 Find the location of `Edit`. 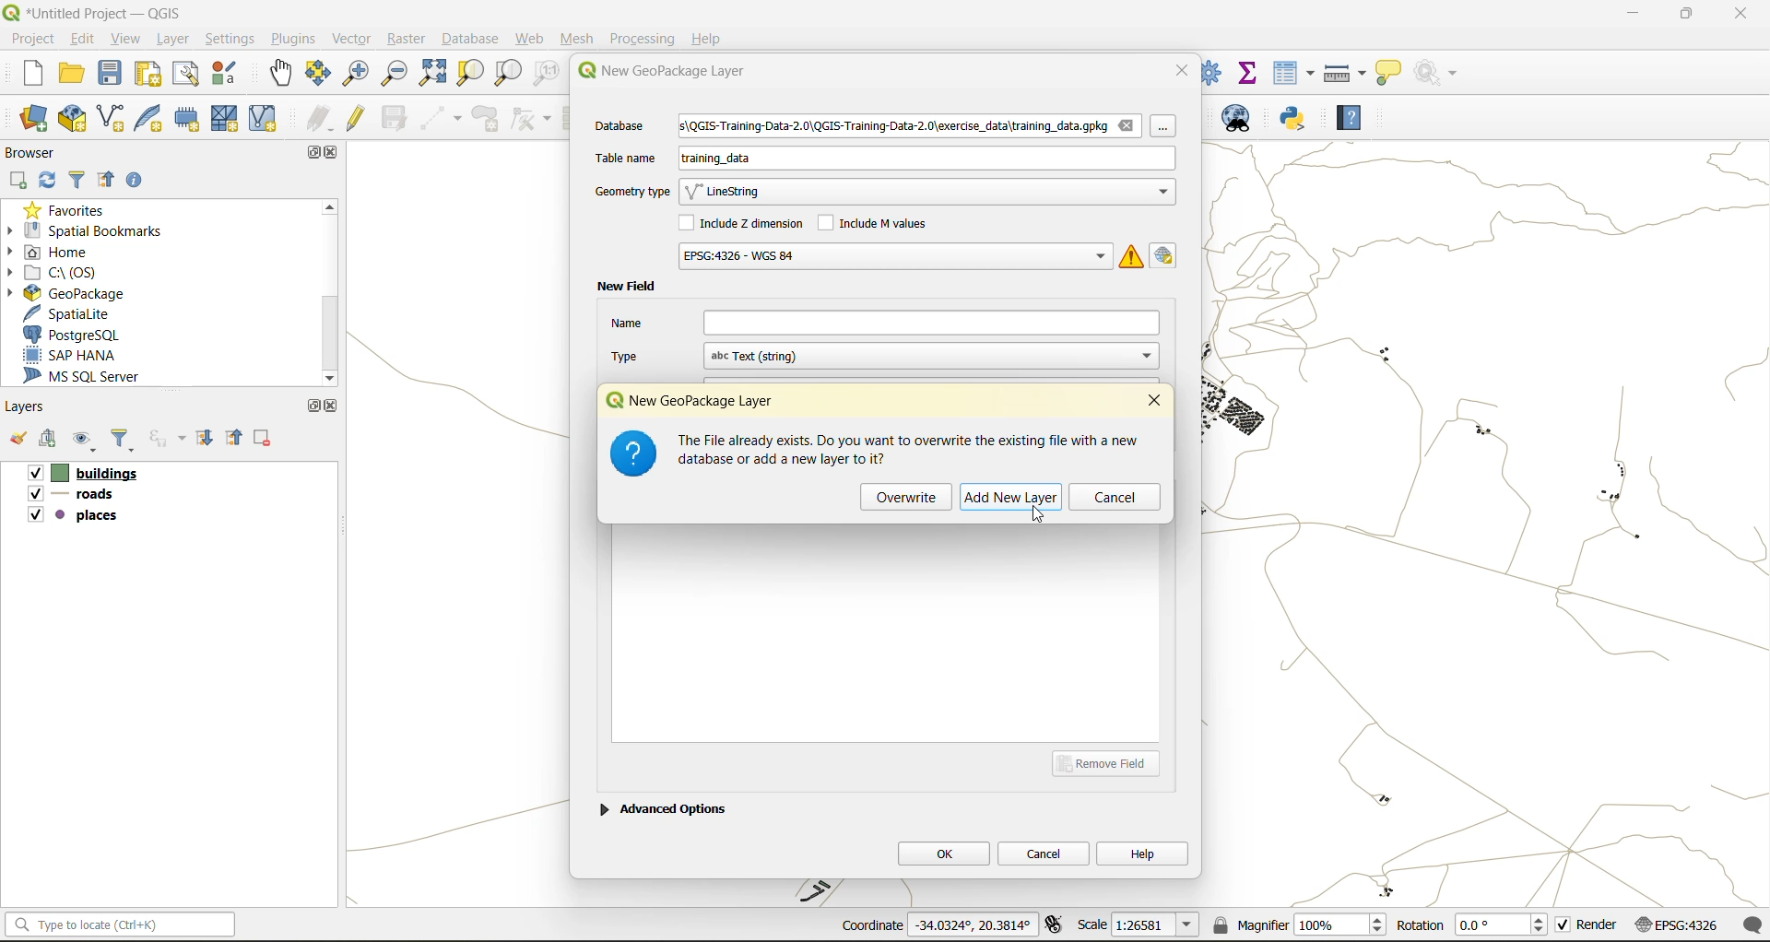

Edit is located at coordinates (1167, 254).